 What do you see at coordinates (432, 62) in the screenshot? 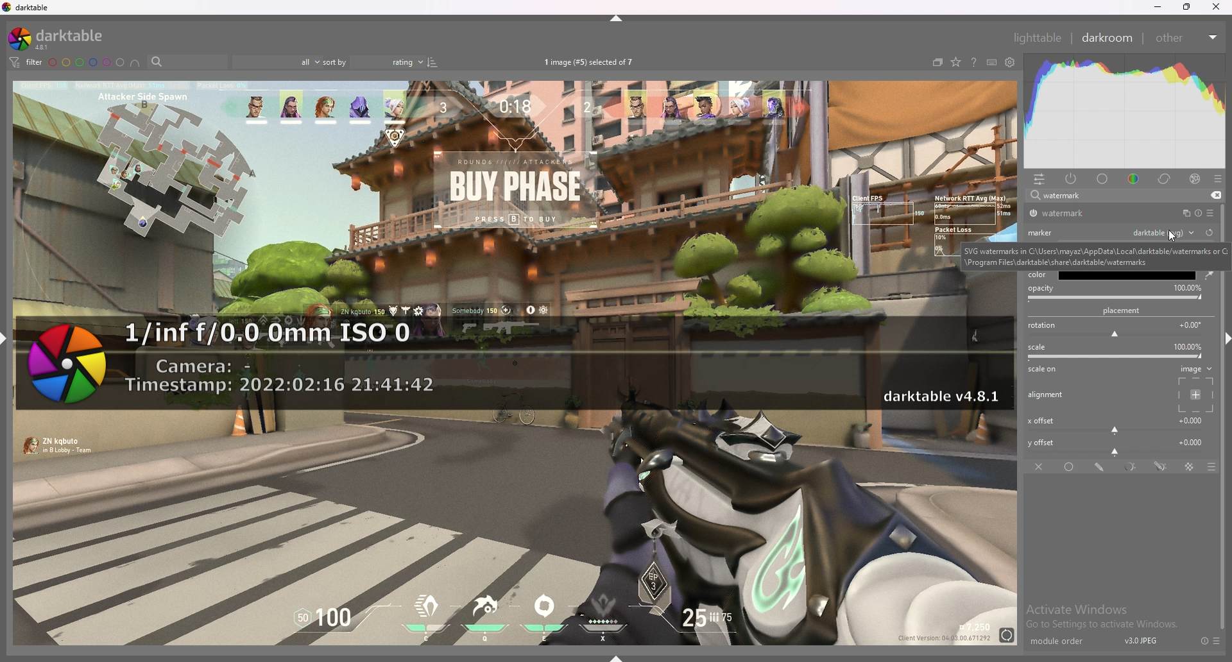
I see `reverse sort` at bounding box center [432, 62].